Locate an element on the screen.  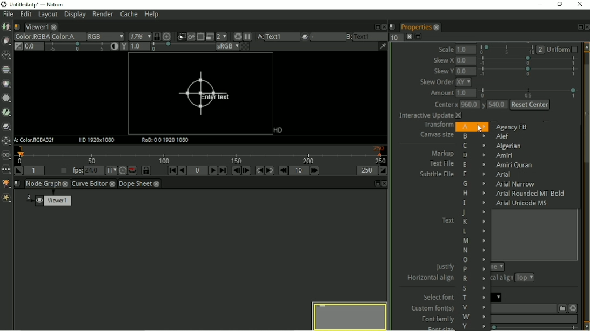
1.0 is located at coordinates (466, 94).